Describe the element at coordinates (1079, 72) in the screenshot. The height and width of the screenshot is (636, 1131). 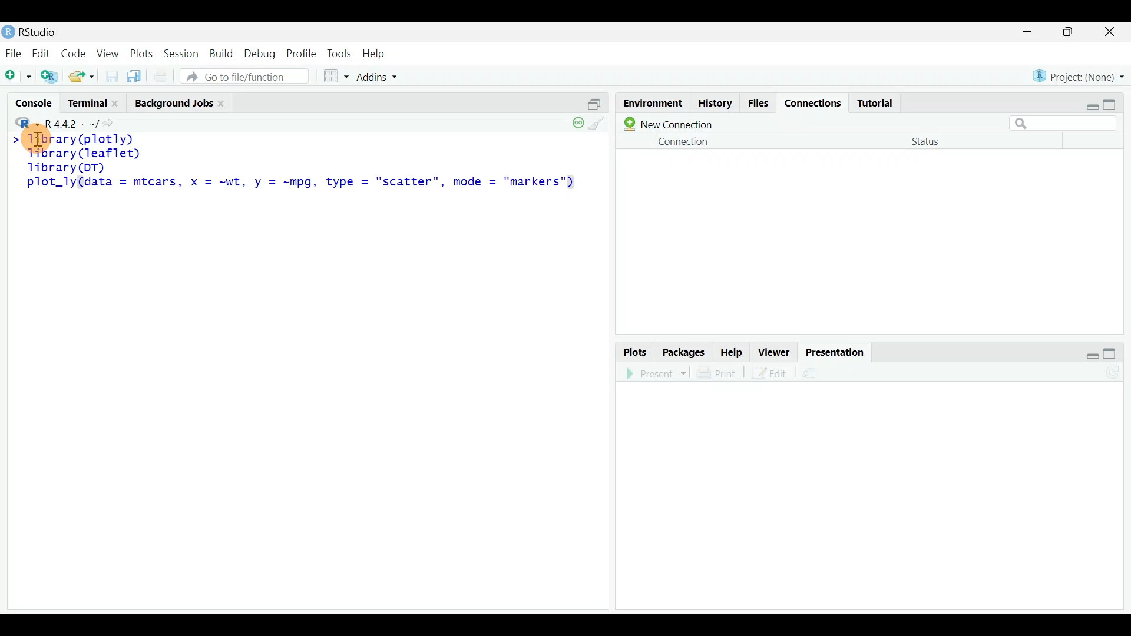
I see `Project (None)` at that location.